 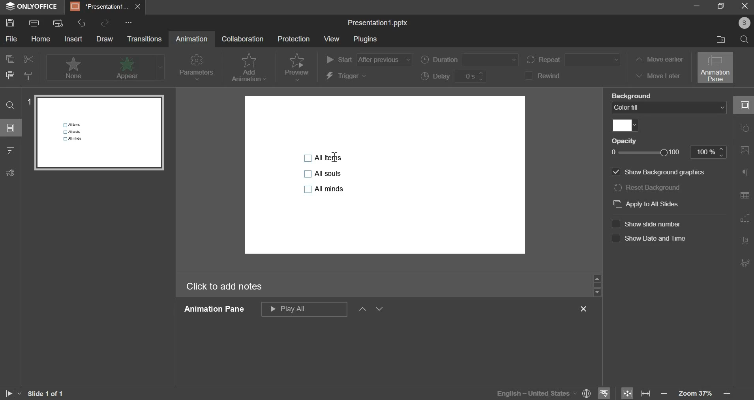 I want to click on copy, so click(x=9, y=58).